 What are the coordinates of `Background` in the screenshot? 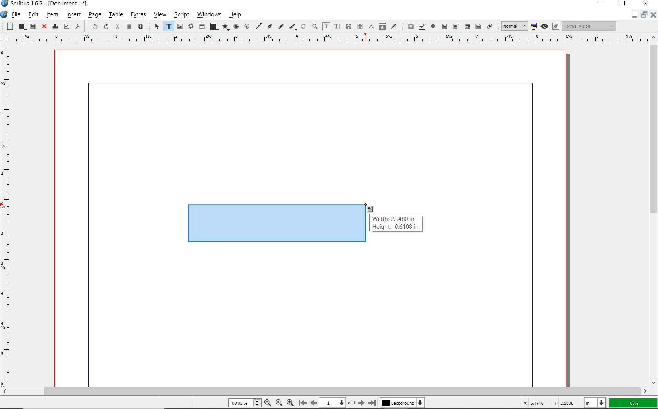 It's located at (403, 404).